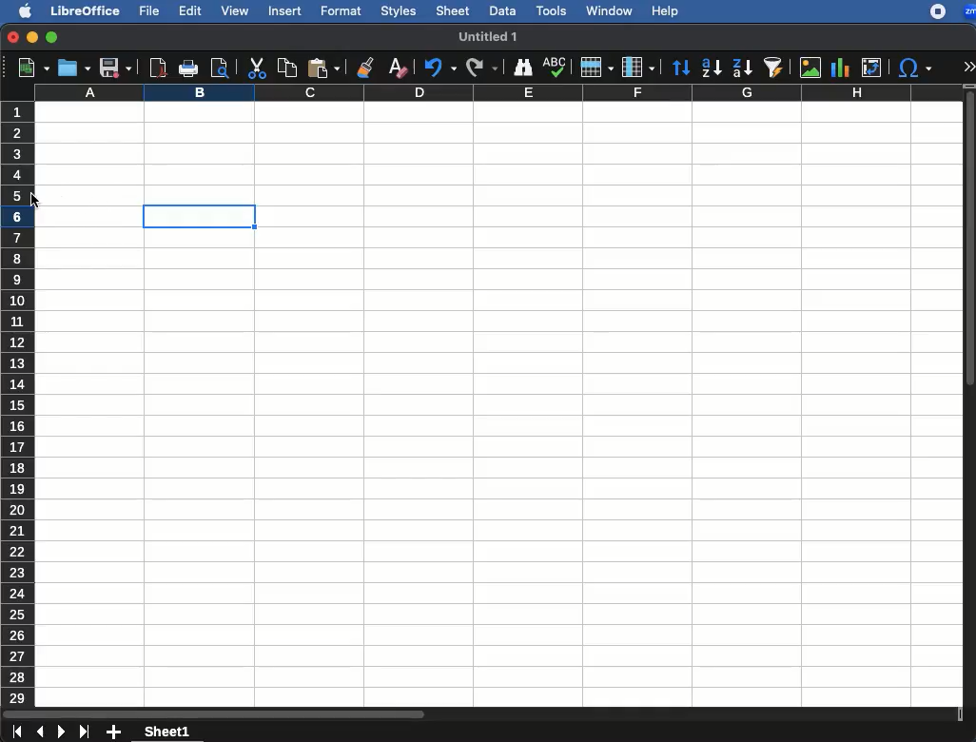 This screenshot has height=742, width=976. I want to click on image, so click(810, 68).